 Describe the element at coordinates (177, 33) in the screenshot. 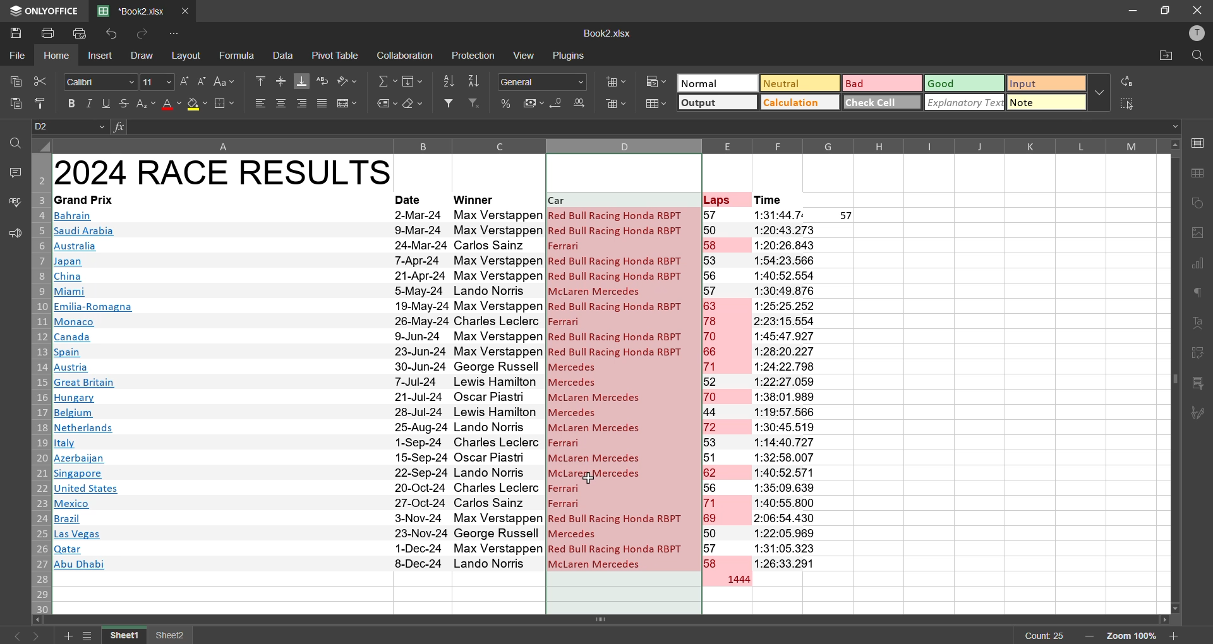

I see `customize quick access toolbar` at that location.